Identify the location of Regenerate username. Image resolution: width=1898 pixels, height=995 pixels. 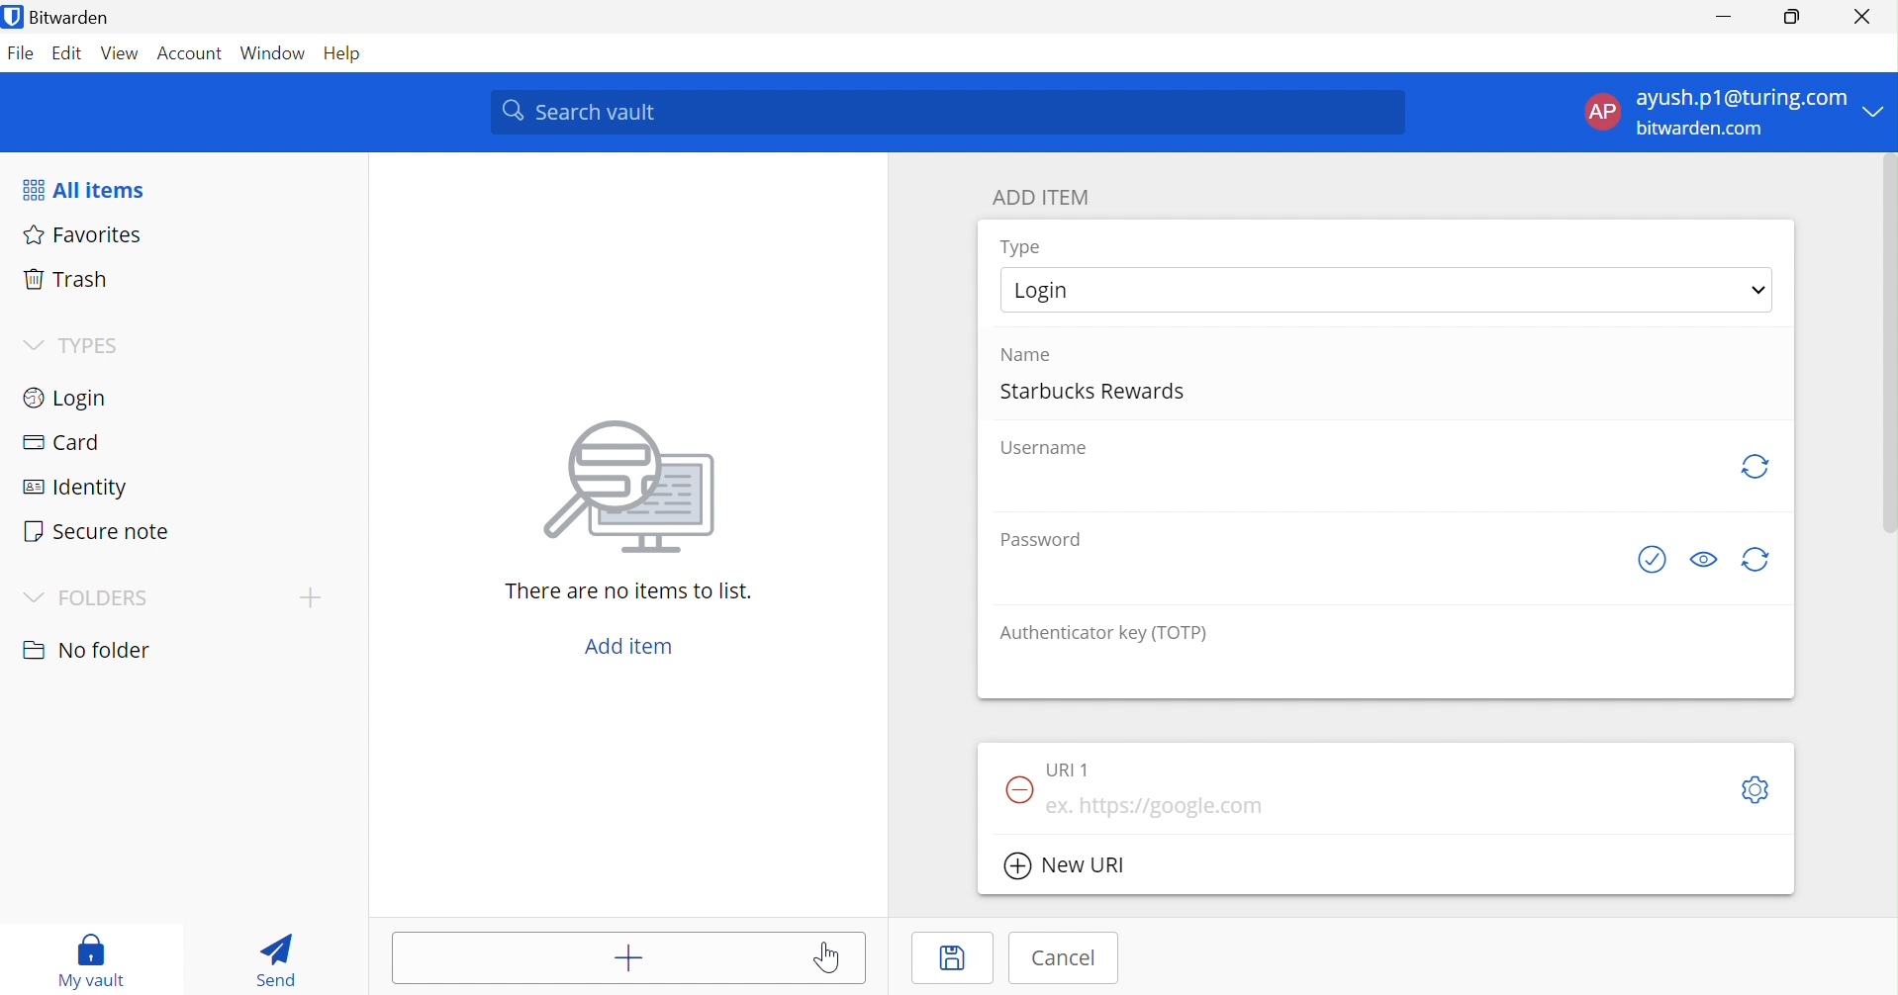
(1754, 467).